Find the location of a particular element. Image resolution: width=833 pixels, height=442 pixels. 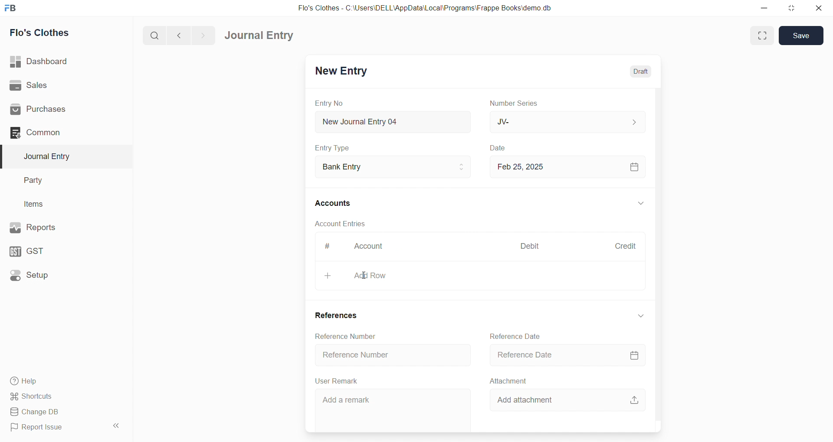

Flo's Clothes is located at coordinates (62, 33).